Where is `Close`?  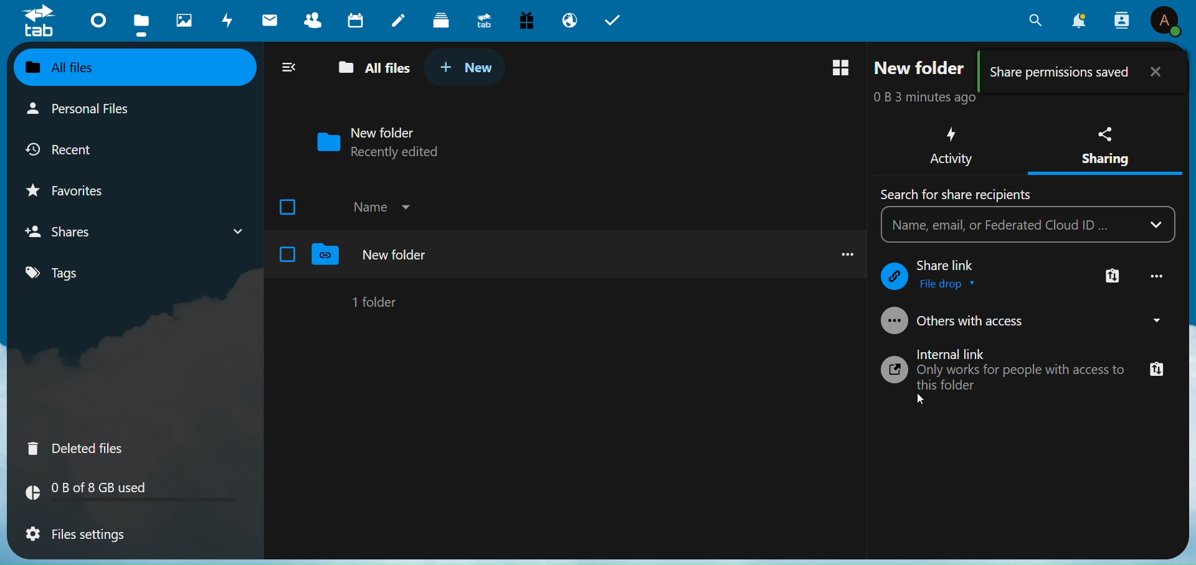
Close is located at coordinates (1159, 70).